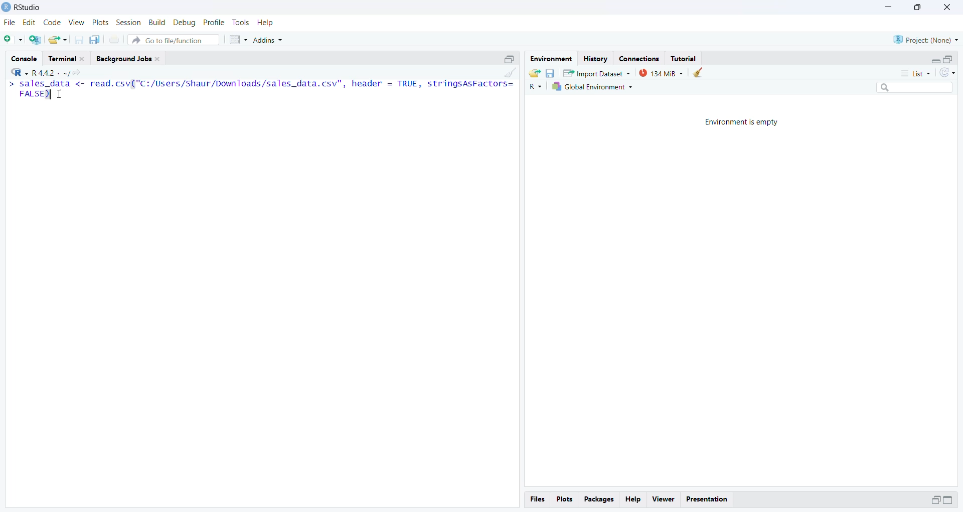 The height and width of the screenshot is (512, 963). What do you see at coordinates (699, 72) in the screenshot?
I see `Clear work from the workspace` at bounding box center [699, 72].